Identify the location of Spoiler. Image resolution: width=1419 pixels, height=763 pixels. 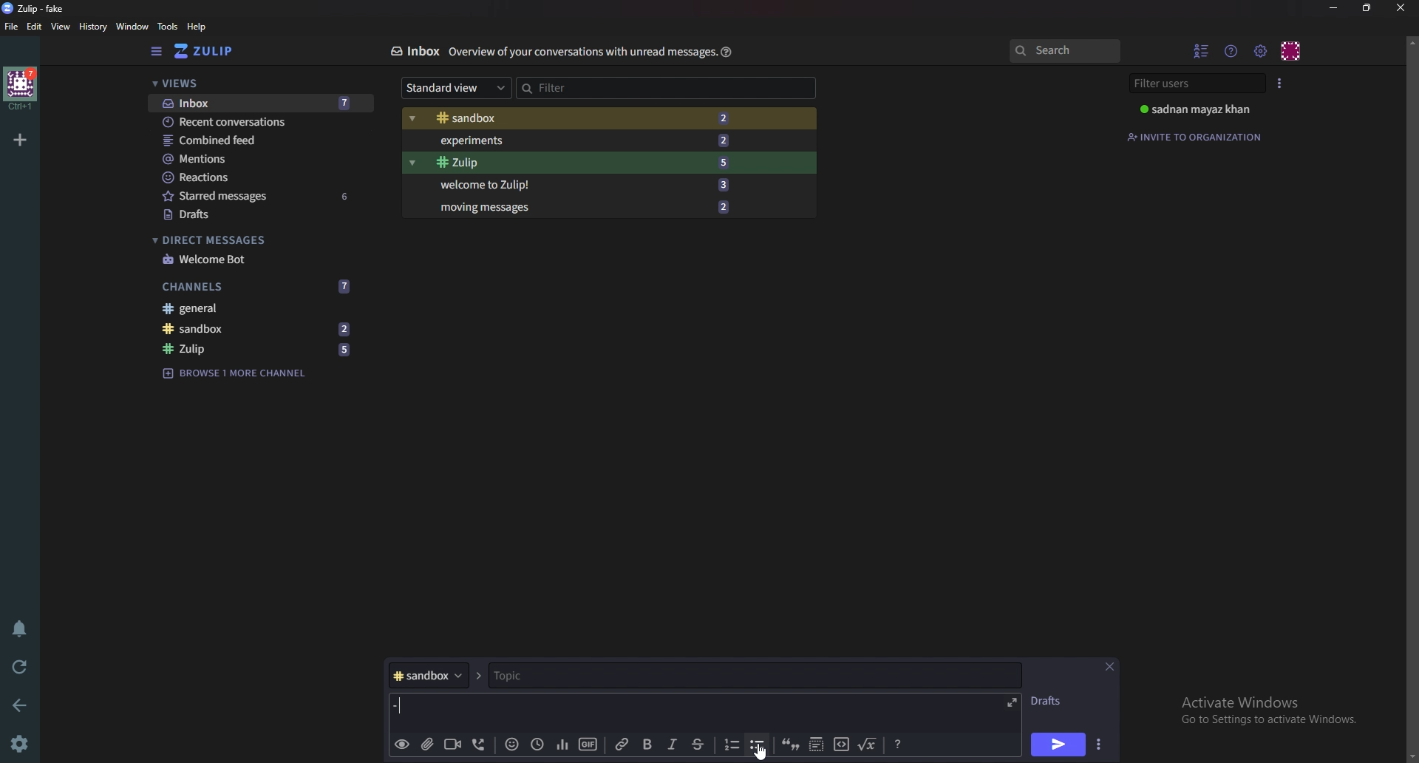
(817, 743).